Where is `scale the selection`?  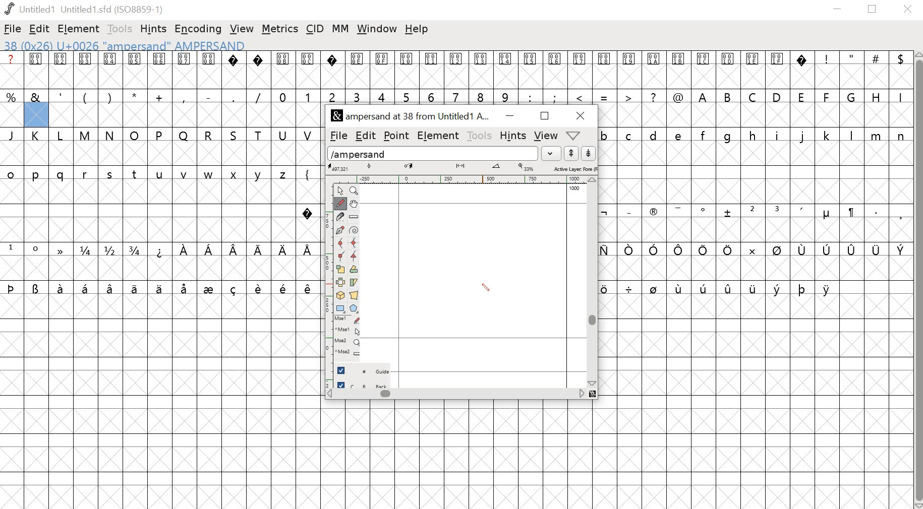
scale the selection is located at coordinates (340, 270).